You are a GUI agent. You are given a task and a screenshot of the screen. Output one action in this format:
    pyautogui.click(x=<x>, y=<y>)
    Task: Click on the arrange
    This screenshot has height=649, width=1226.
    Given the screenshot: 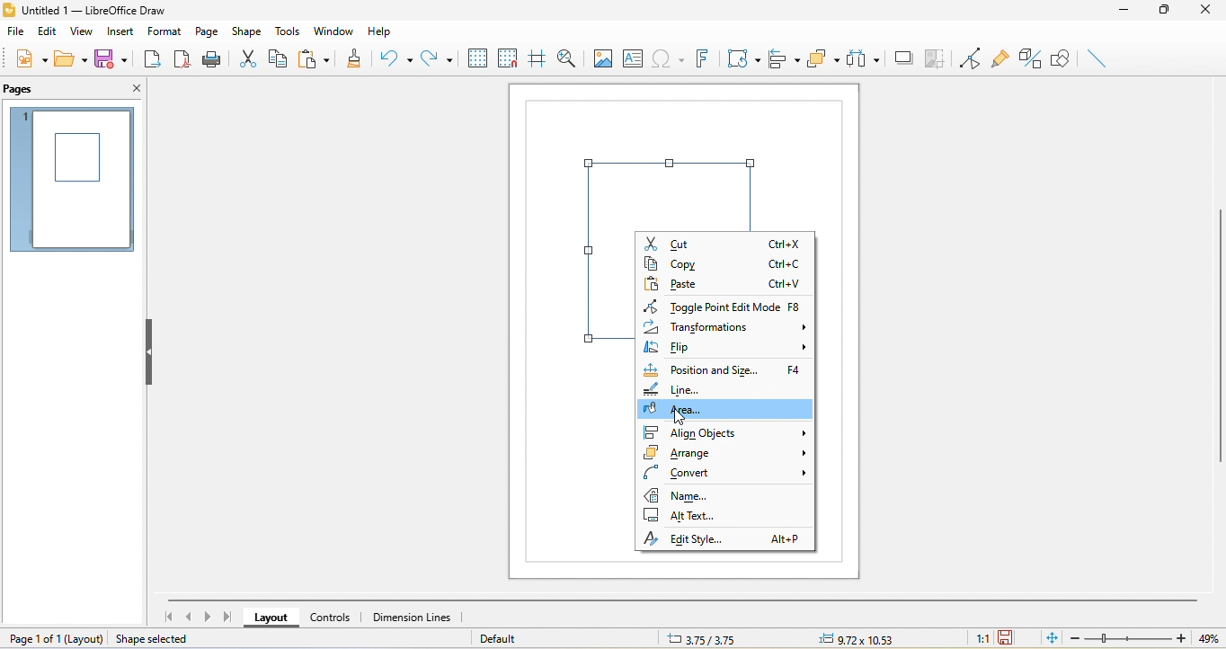 What is the action you would take?
    pyautogui.click(x=825, y=59)
    